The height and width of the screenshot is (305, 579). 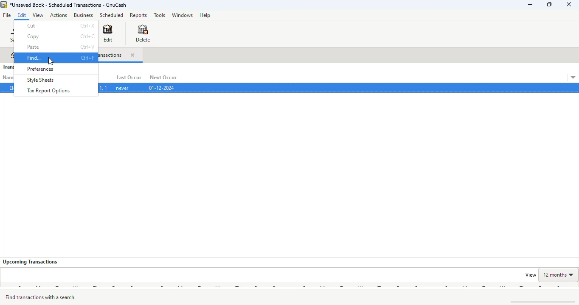 What do you see at coordinates (549, 4) in the screenshot?
I see `maximize` at bounding box center [549, 4].